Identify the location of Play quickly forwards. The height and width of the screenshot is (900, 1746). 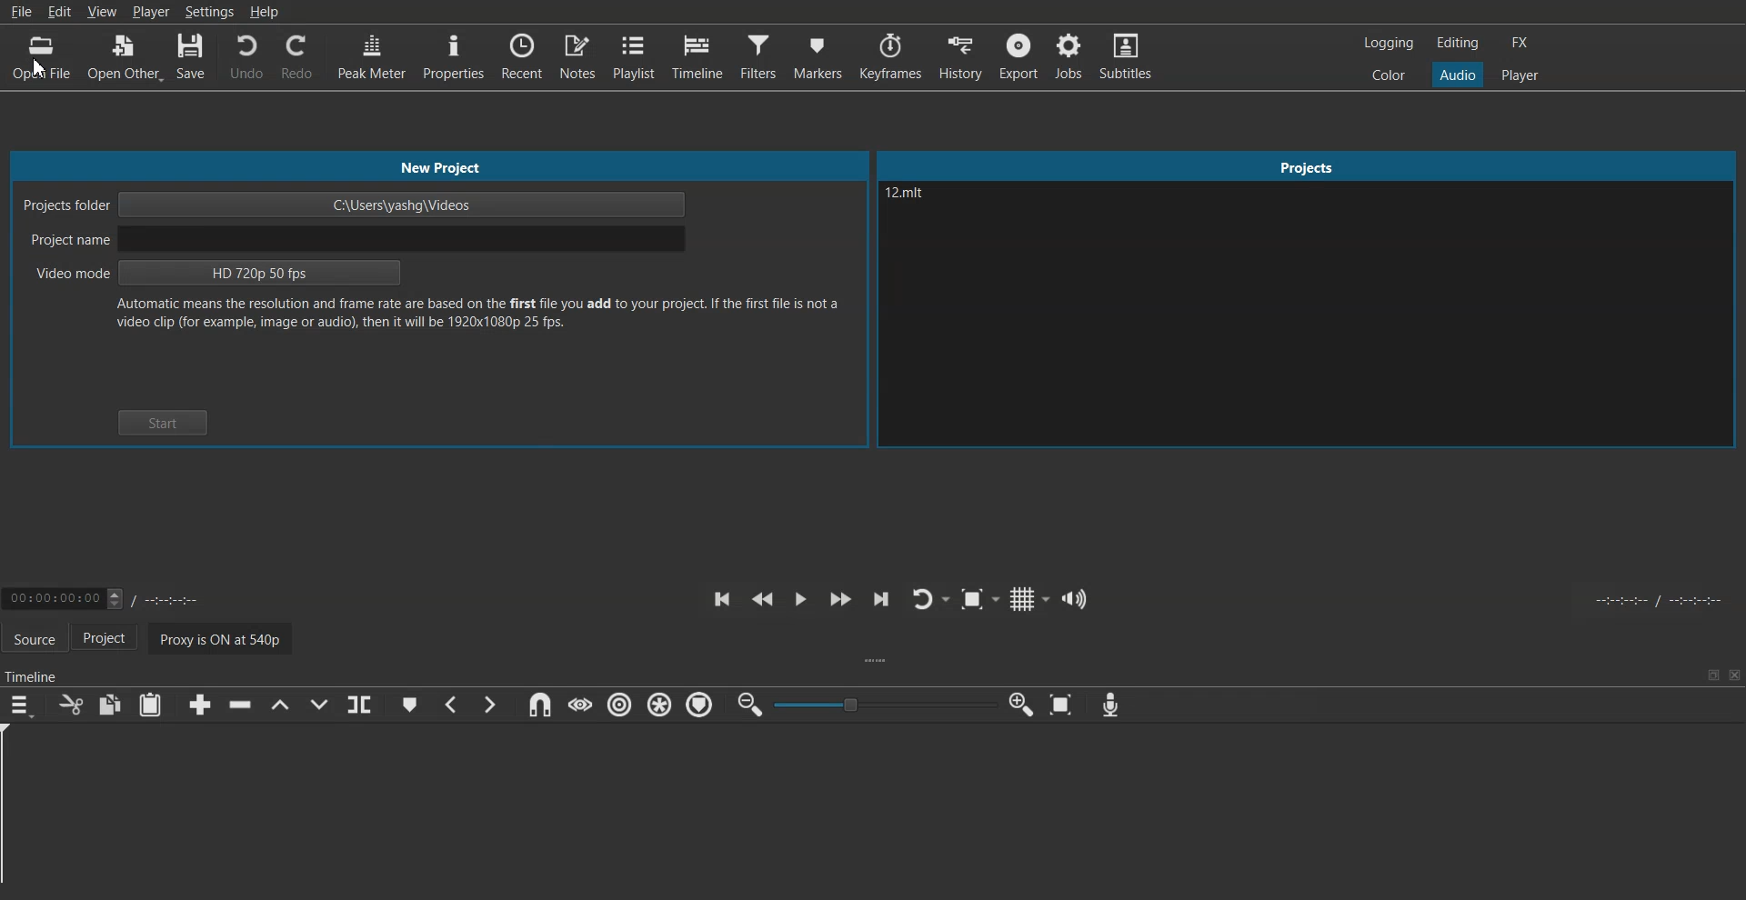
(838, 599).